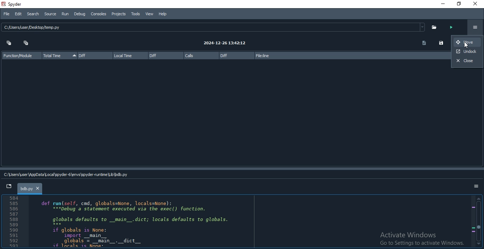  What do you see at coordinates (475, 27) in the screenshot?
I see `options` at bounding box center [475, 27].